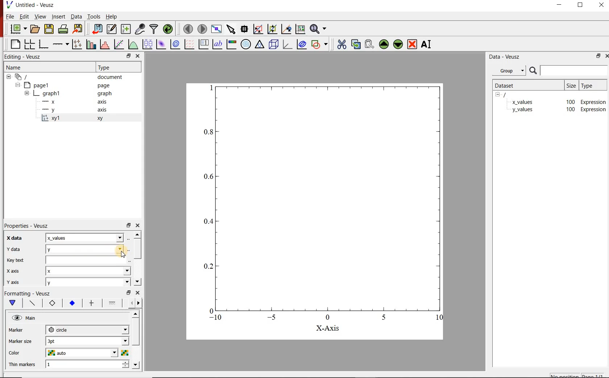  Describe the element at coordinates (154, 29) in the screenshot. I see `filter data` at that location.